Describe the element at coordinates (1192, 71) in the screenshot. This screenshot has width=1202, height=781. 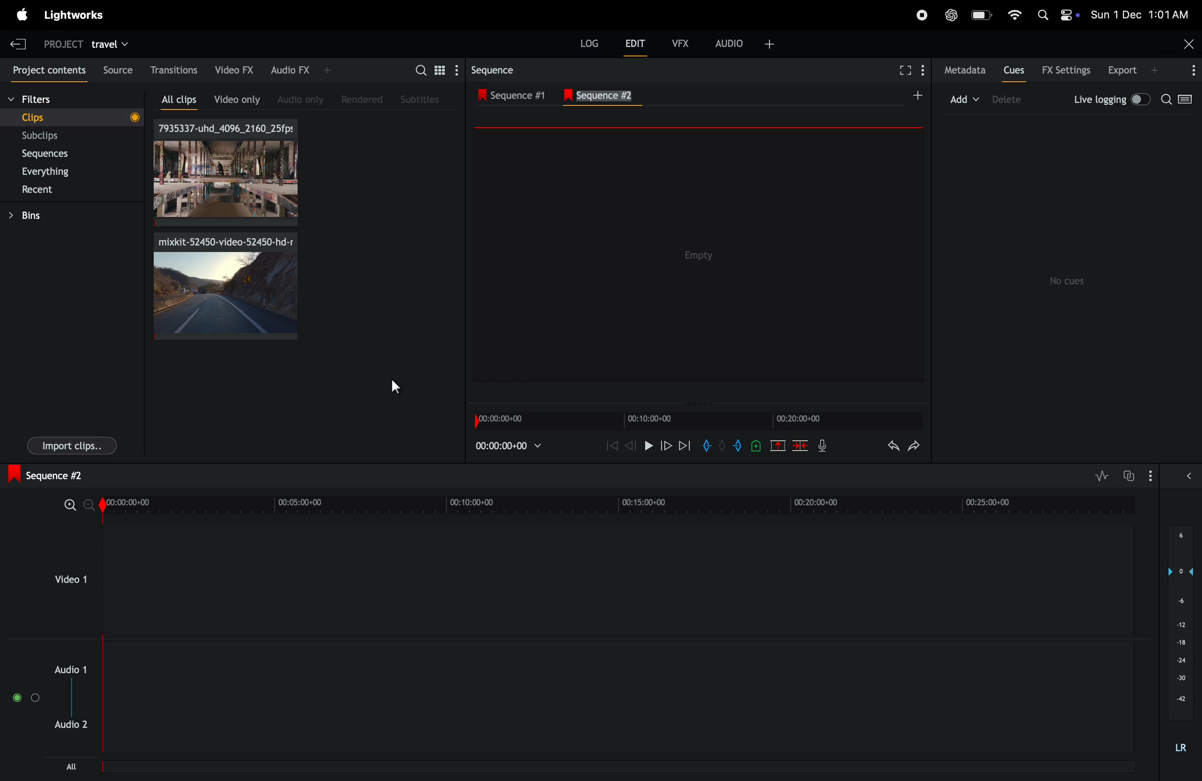
I see `options` at that location.